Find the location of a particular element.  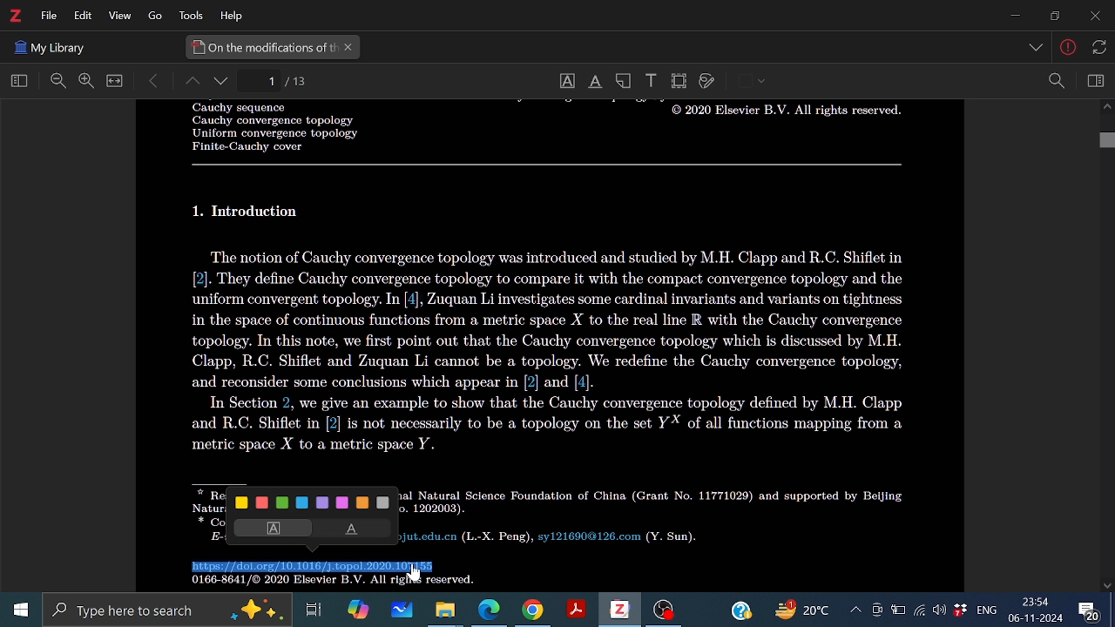

language is located at coordinates (984, 609).